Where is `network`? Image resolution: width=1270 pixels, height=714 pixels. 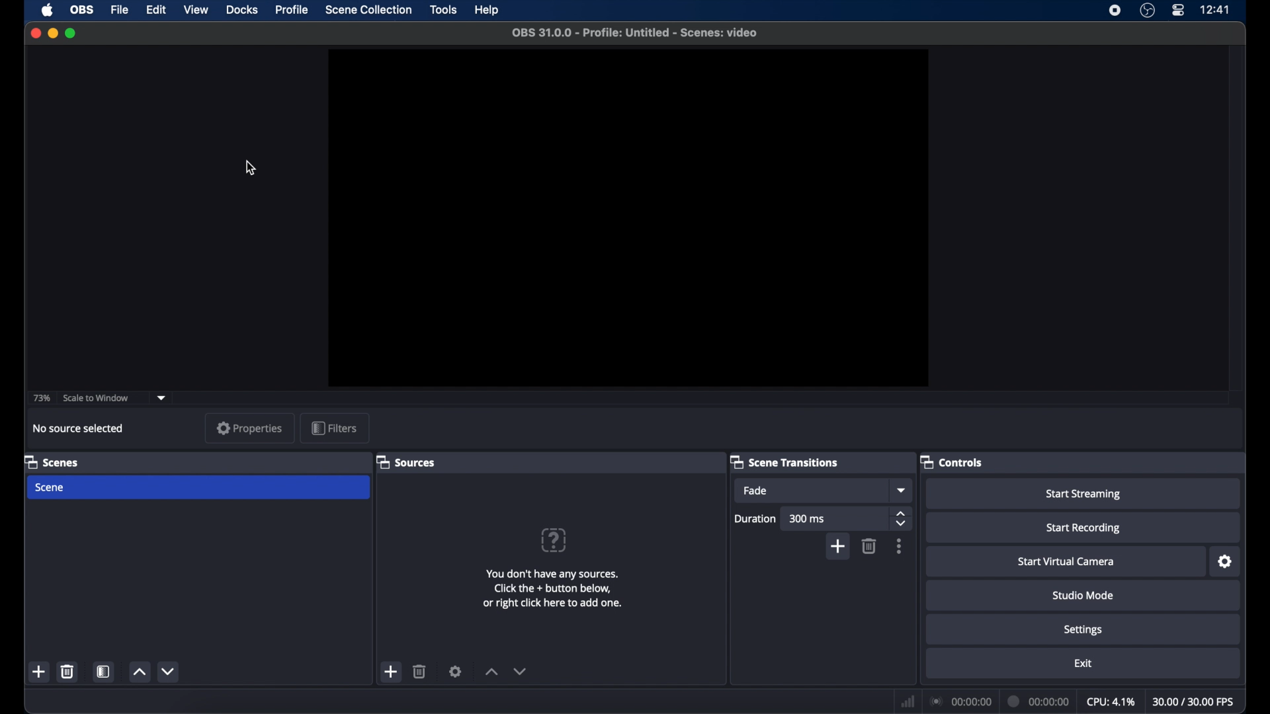
network is located at coordinates (908, 701).